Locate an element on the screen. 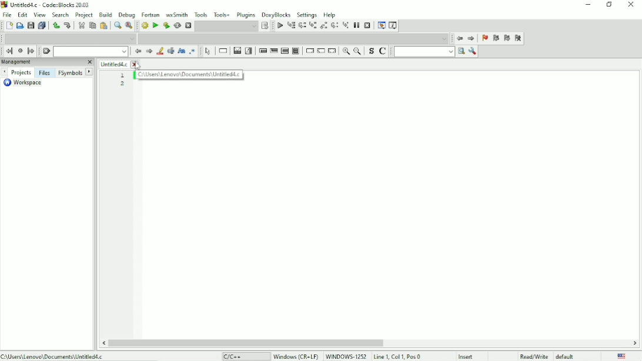 The width and height of the screenshot is (642, 361). FSymbols is located at coordinates (71, 73).